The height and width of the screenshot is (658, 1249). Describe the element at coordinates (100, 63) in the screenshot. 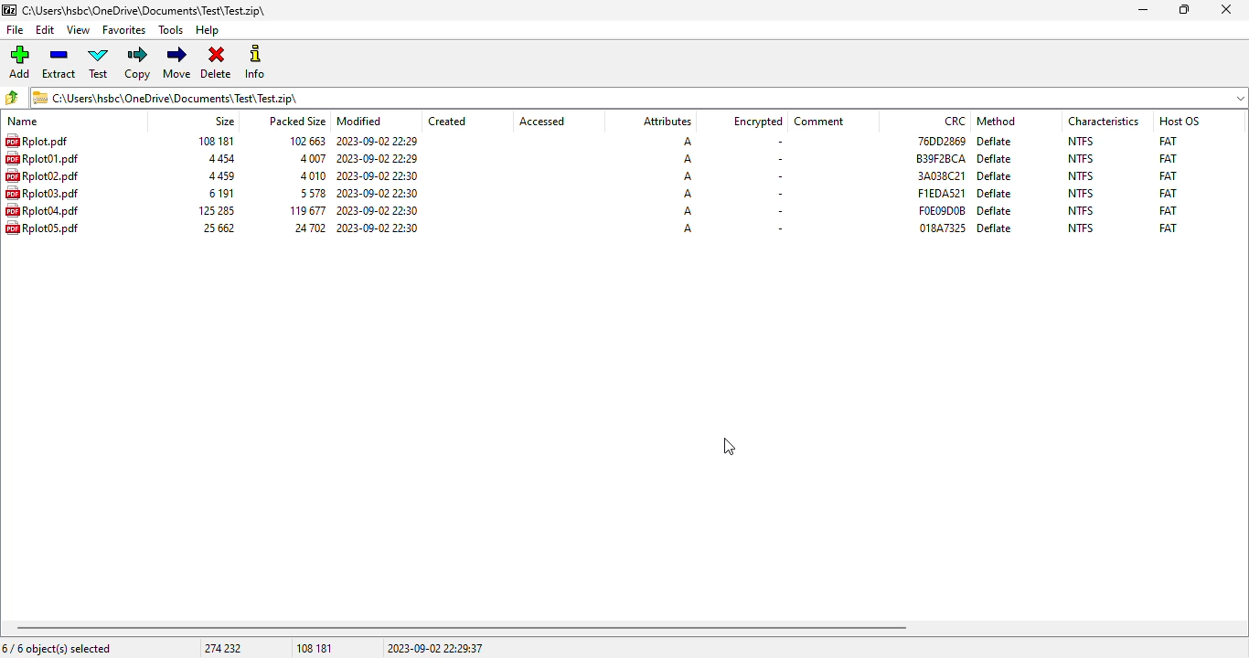

I see `test` at that location.